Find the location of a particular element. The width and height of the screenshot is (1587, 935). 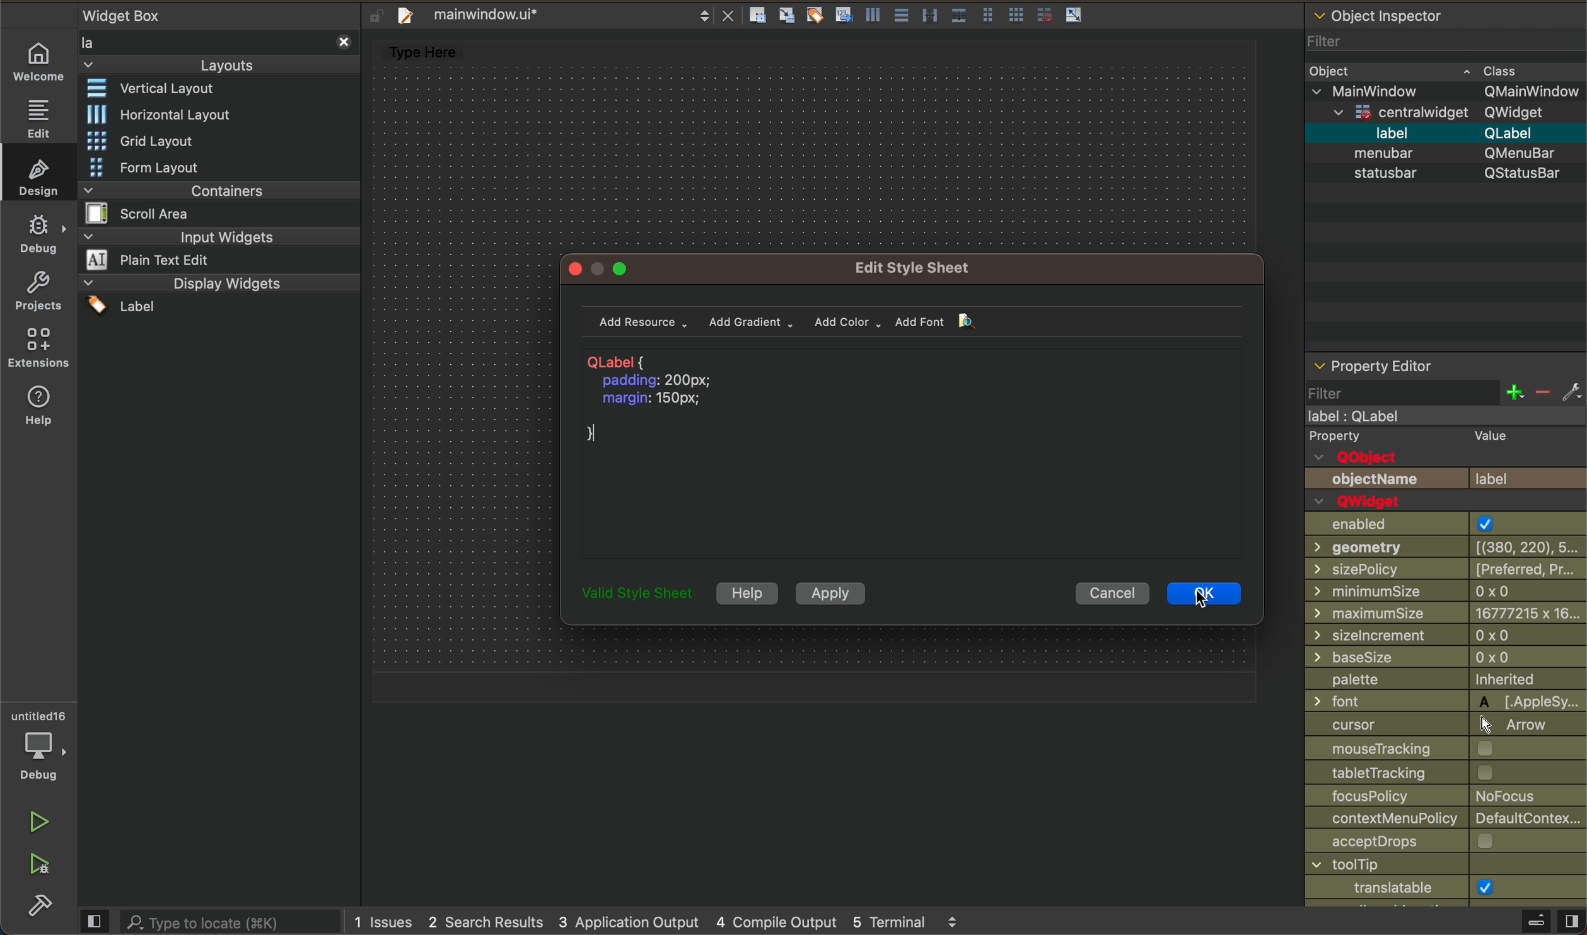

object name is located at coordinates (1445, 478).